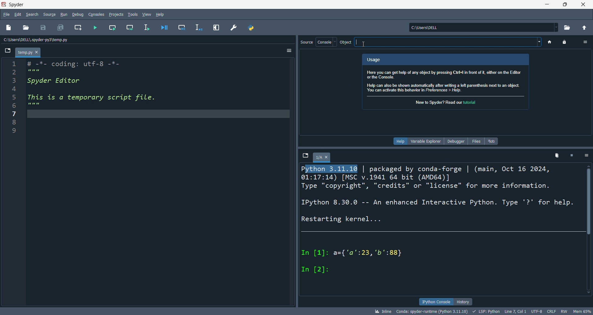  Describe the element at coordinates (307, 42) in the screenshot. I see `source` at that location.